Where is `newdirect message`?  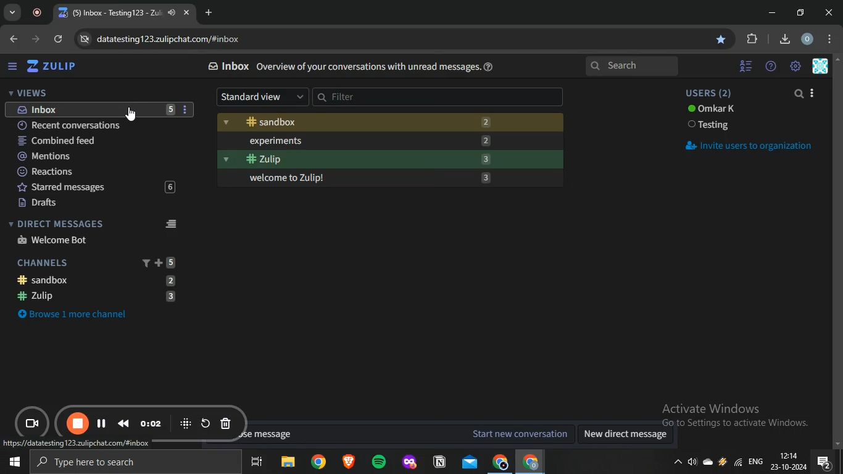
newdirect message is located at coordinates (629, 435).